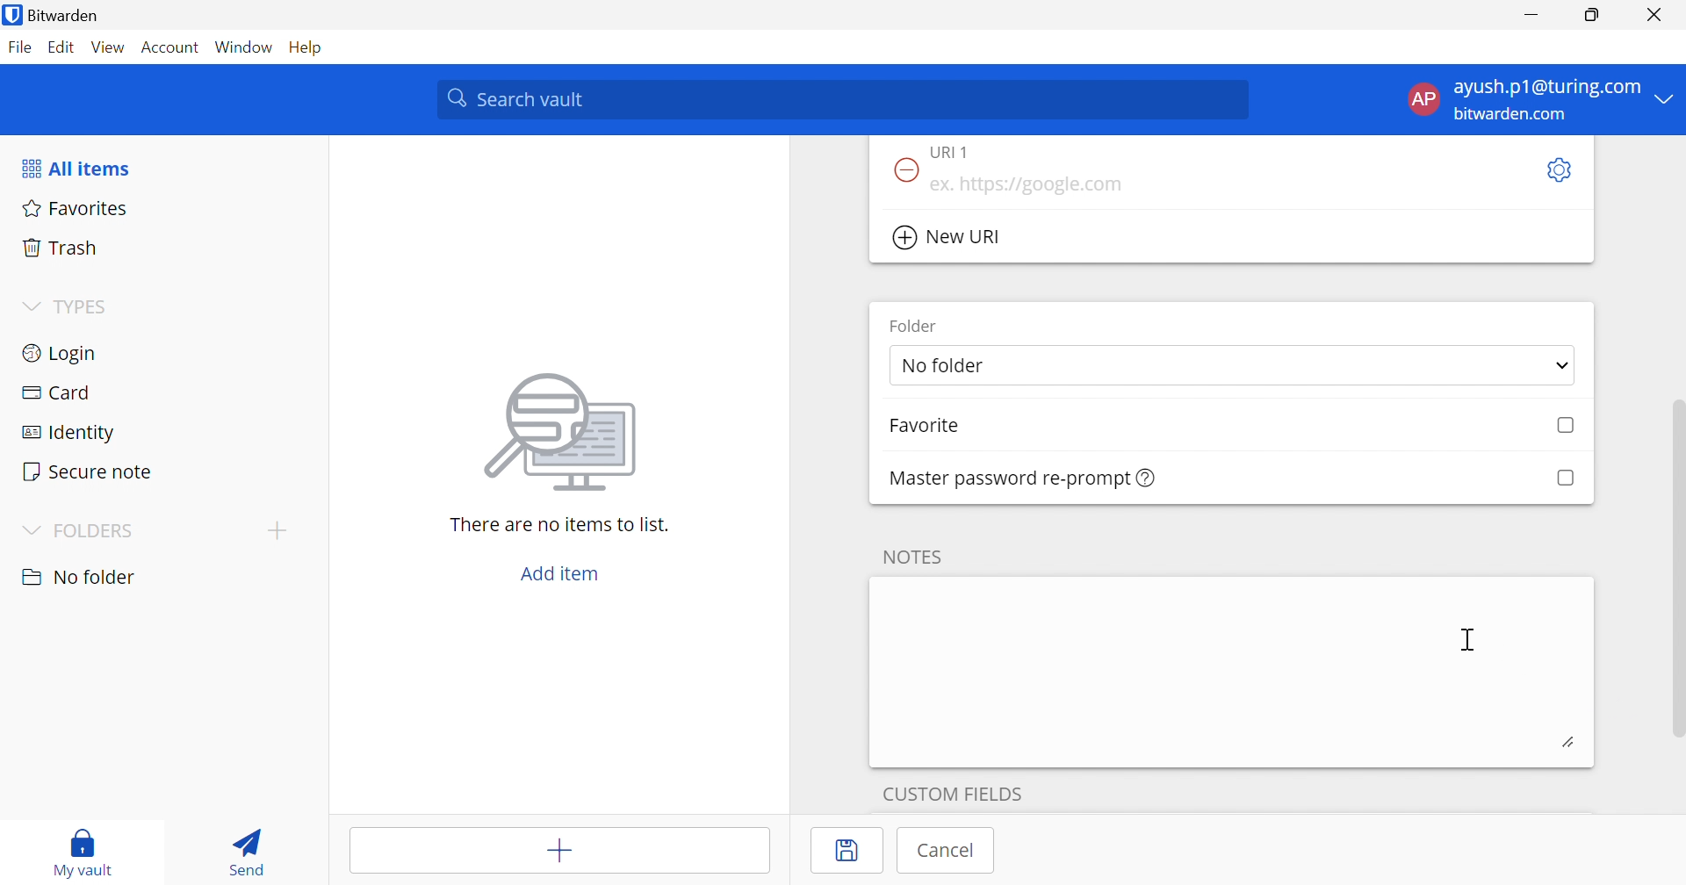 This screenshot has height=885, width=1686. I want to click on Account, so click(172, 51).